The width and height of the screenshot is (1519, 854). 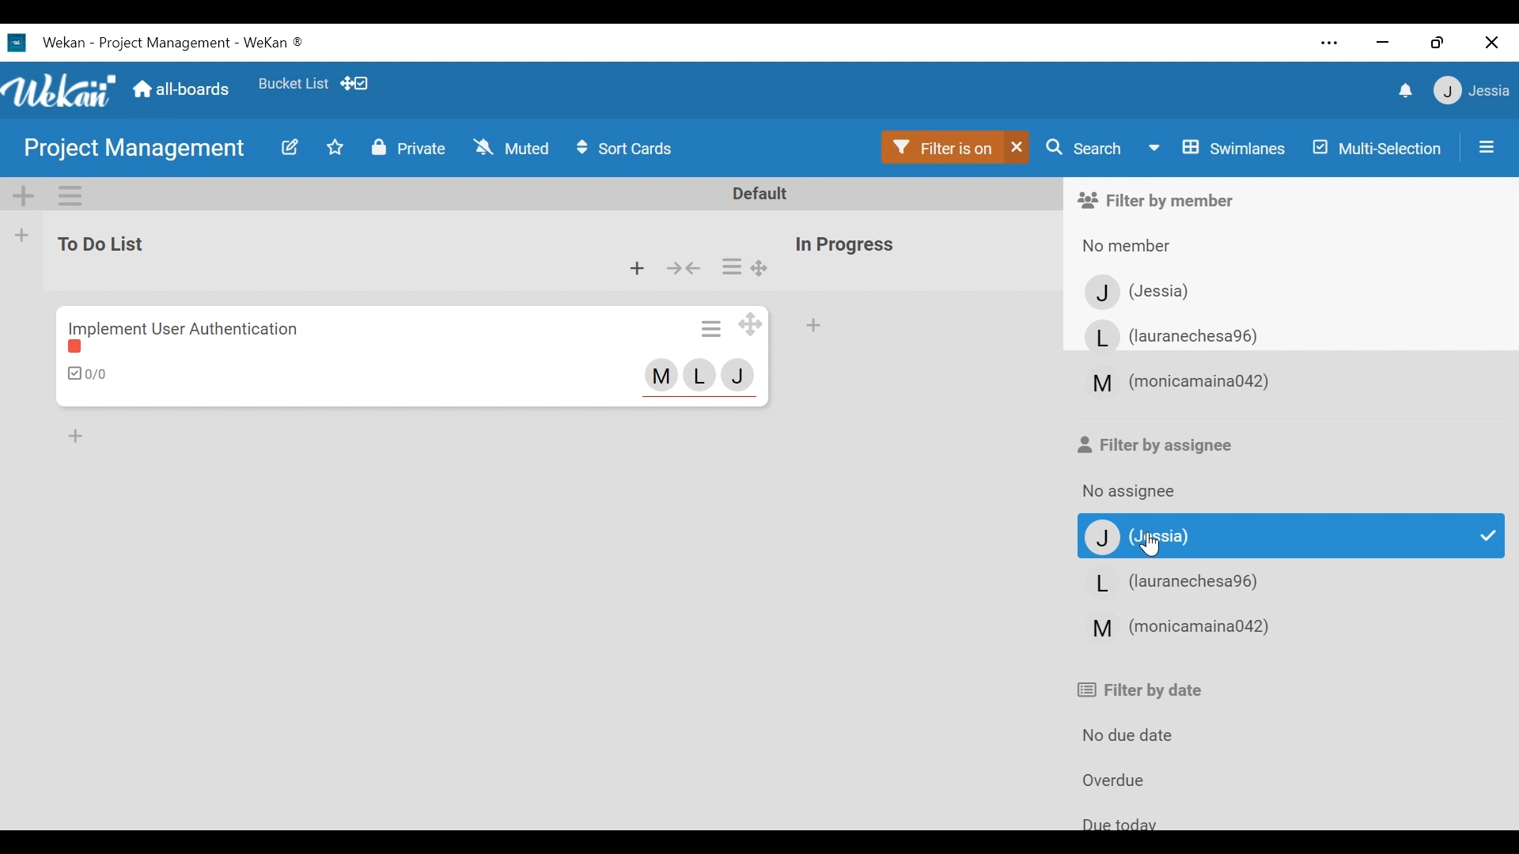 I want to click on Add List, so click(x=22, y=236).